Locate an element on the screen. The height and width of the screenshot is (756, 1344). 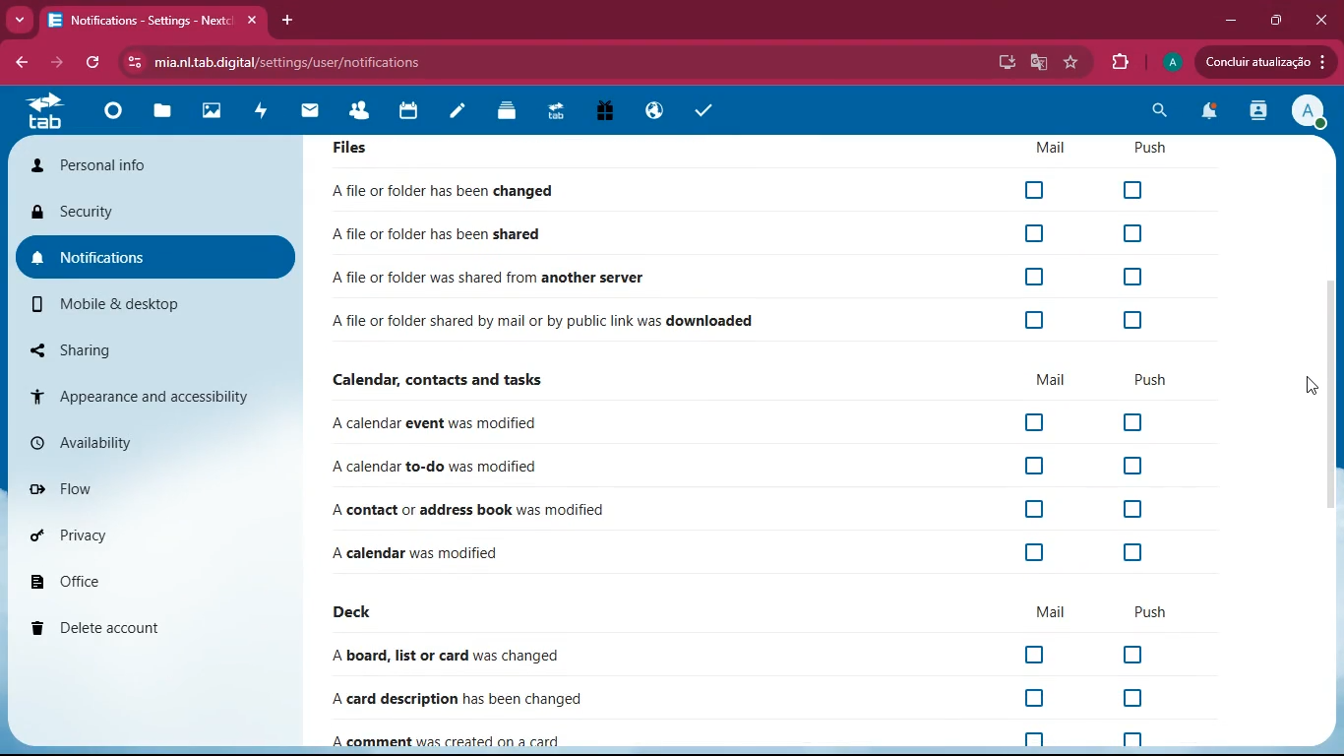
off is located at coordinates (1131, 740).